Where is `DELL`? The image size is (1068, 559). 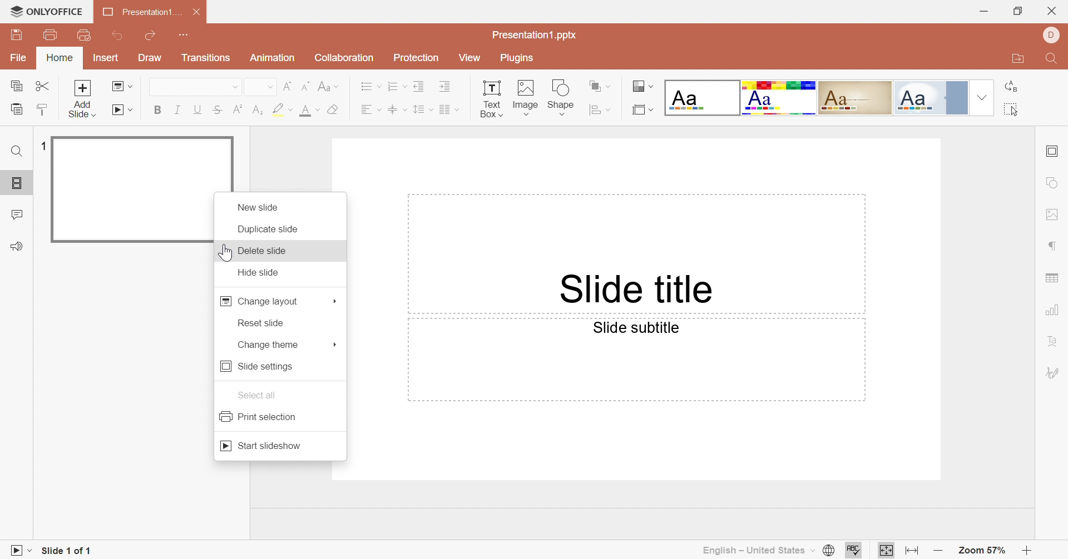
DELL is located at coordinates (1050, 35).